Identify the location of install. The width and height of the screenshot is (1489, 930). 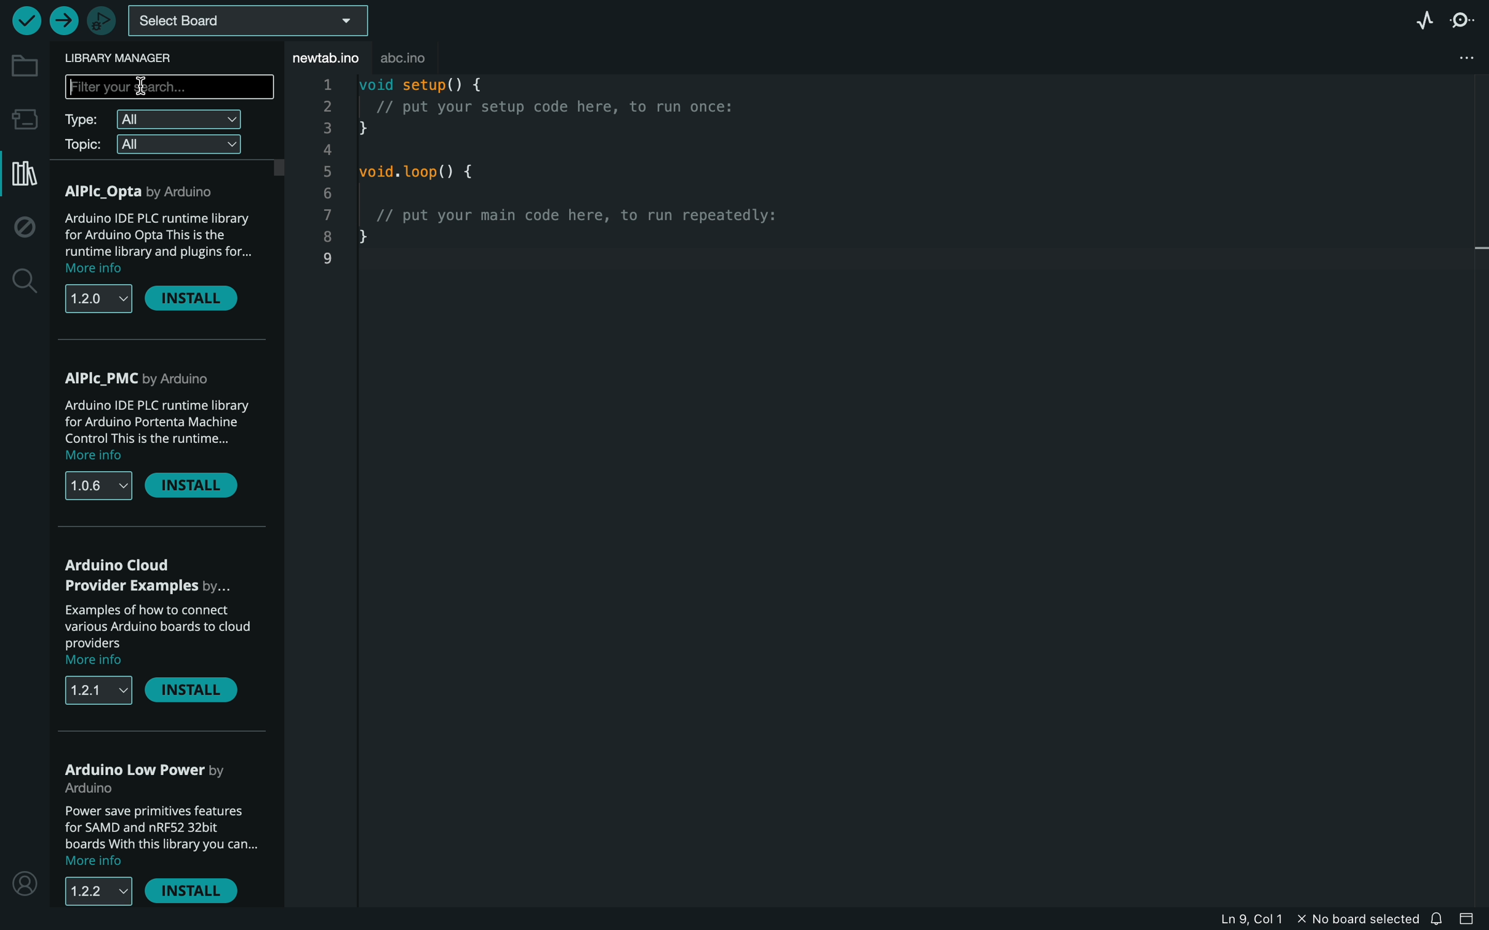
(191, 485).